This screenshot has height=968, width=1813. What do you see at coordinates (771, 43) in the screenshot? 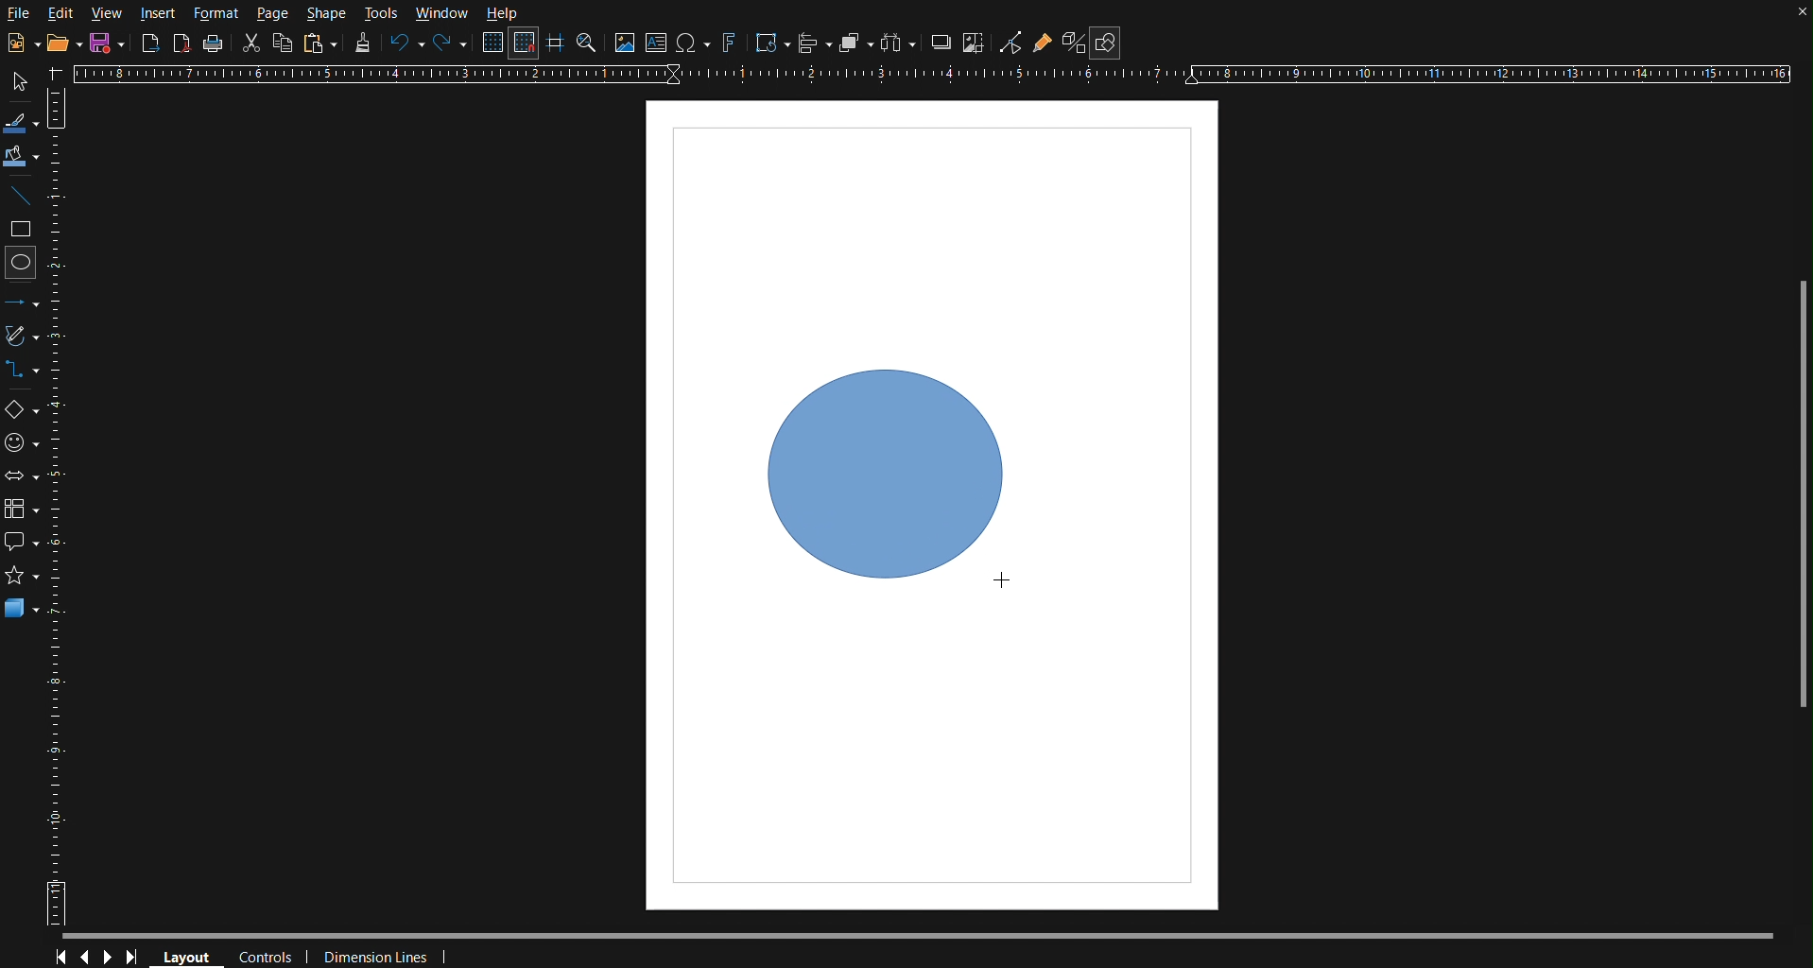
I see `Transformation` at bounding box center [771, 43].